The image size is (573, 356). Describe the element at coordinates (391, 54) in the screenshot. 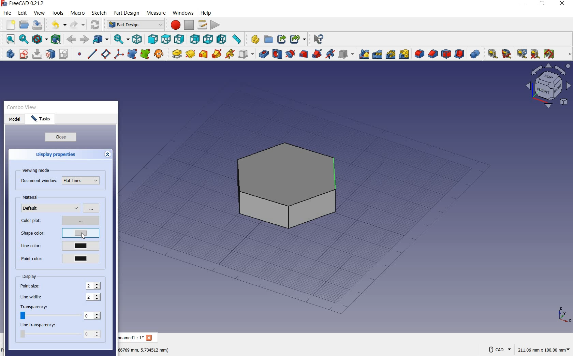

I see `polar pattern` at that location.